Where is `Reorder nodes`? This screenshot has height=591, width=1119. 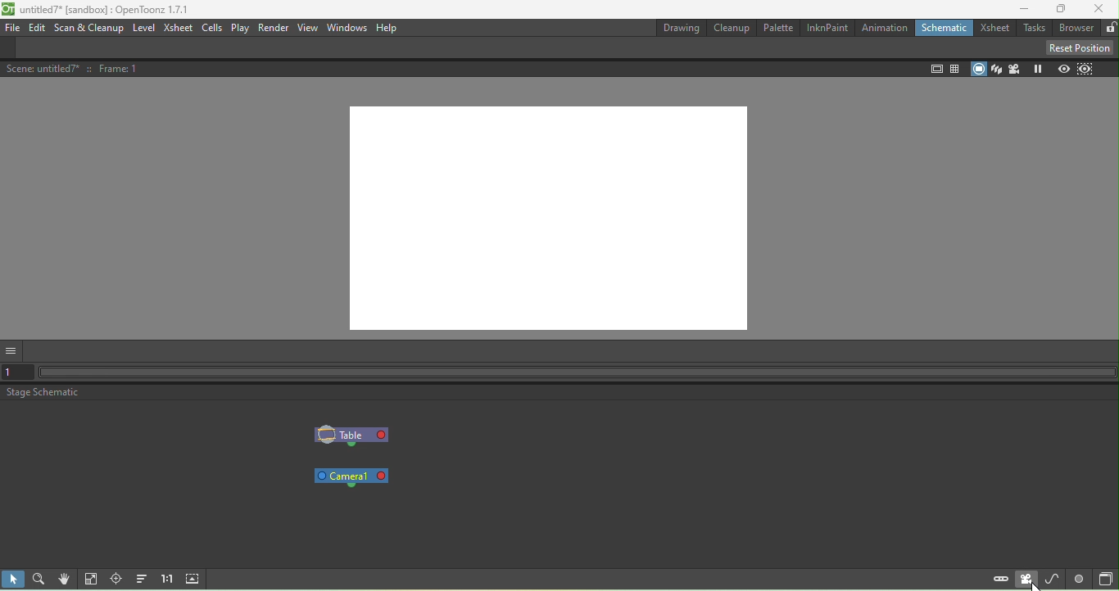 Reorder nodes is located at coordinates (143, 579).